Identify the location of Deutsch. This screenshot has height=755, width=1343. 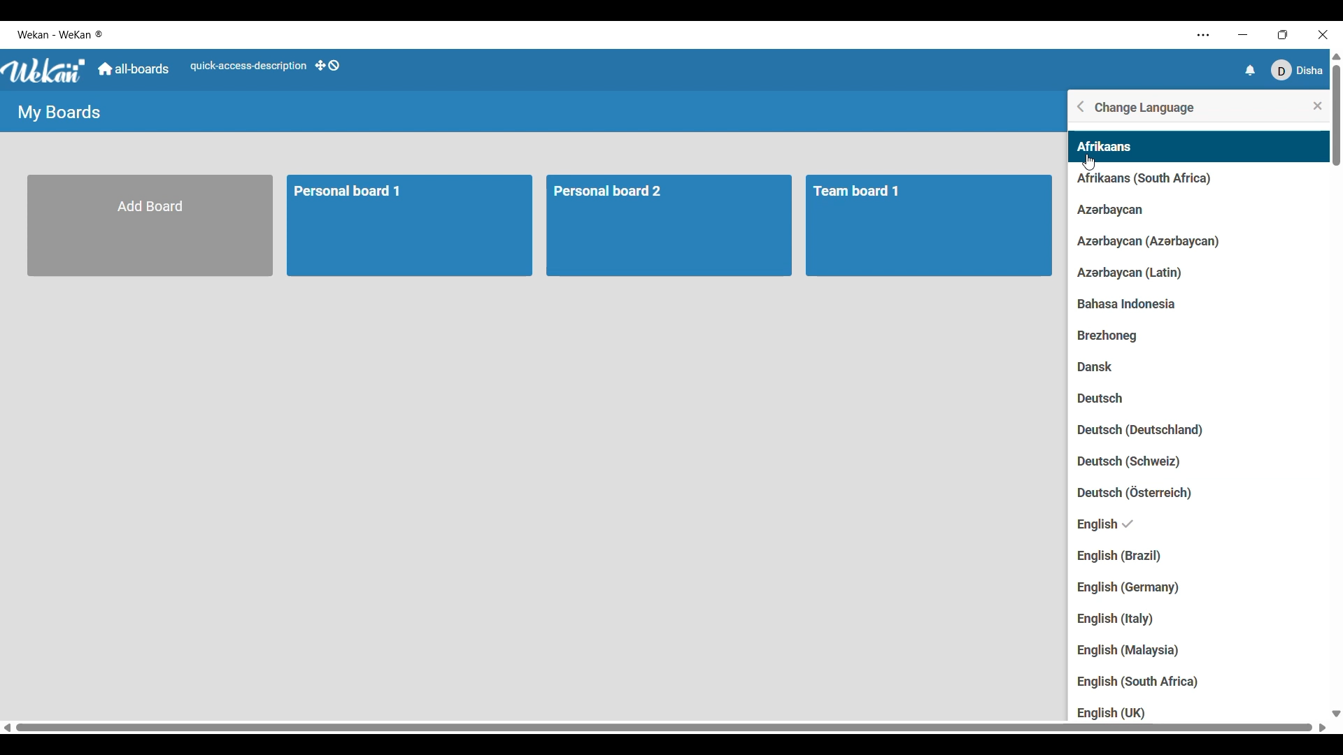
(1109, 399).